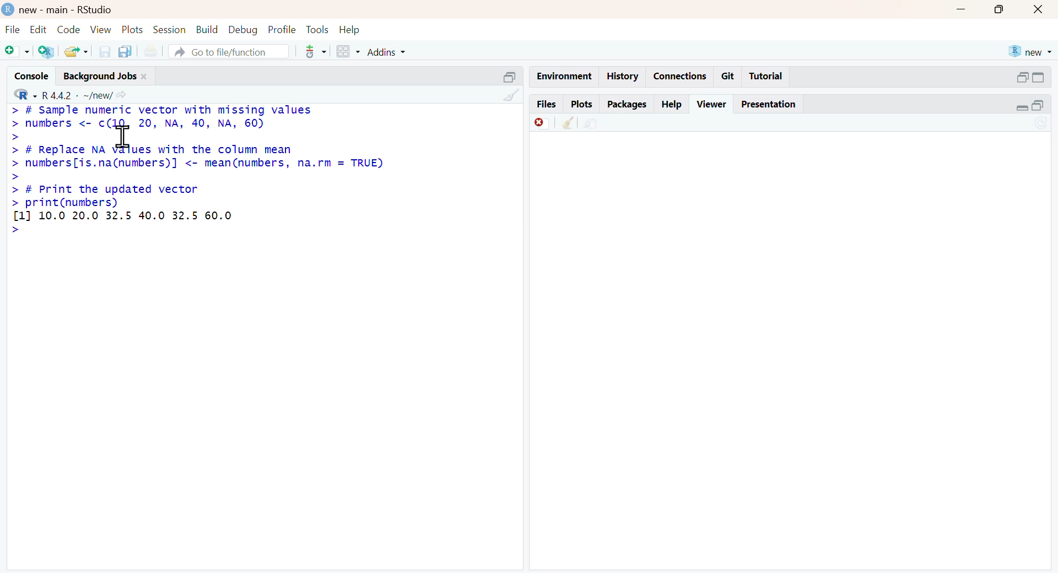 The height and width of the screenshot is (573, 1058). I want to click on viewer, so click(712, 104).